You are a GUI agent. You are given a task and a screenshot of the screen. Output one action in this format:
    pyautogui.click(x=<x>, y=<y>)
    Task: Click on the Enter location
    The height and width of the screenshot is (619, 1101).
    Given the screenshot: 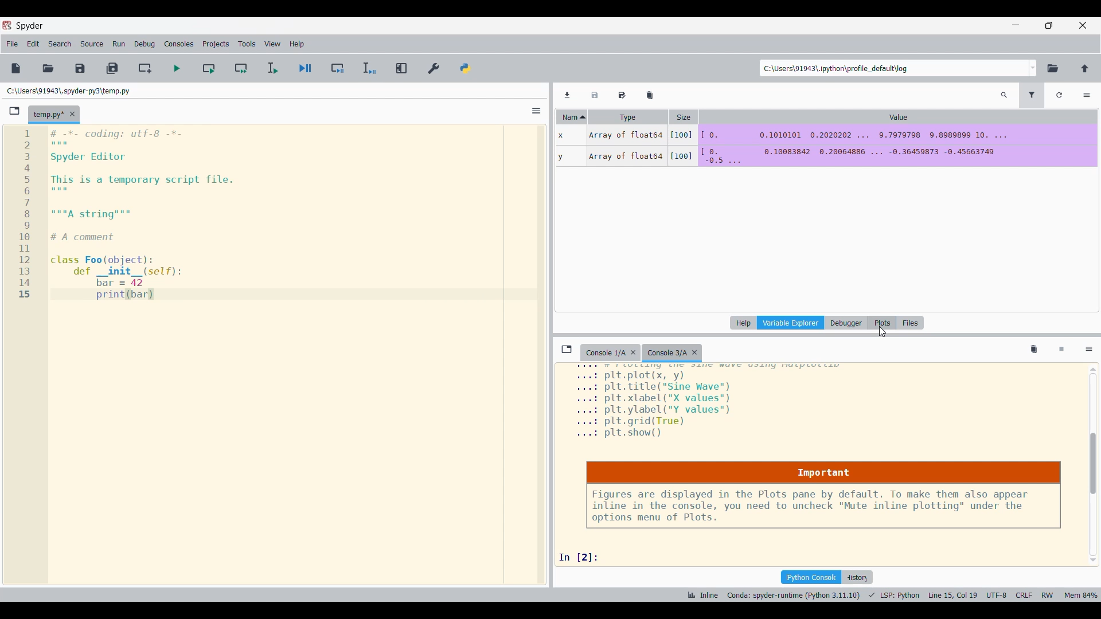 What is the action you would take?
    pyautogui.click(x=894, y=68)
    